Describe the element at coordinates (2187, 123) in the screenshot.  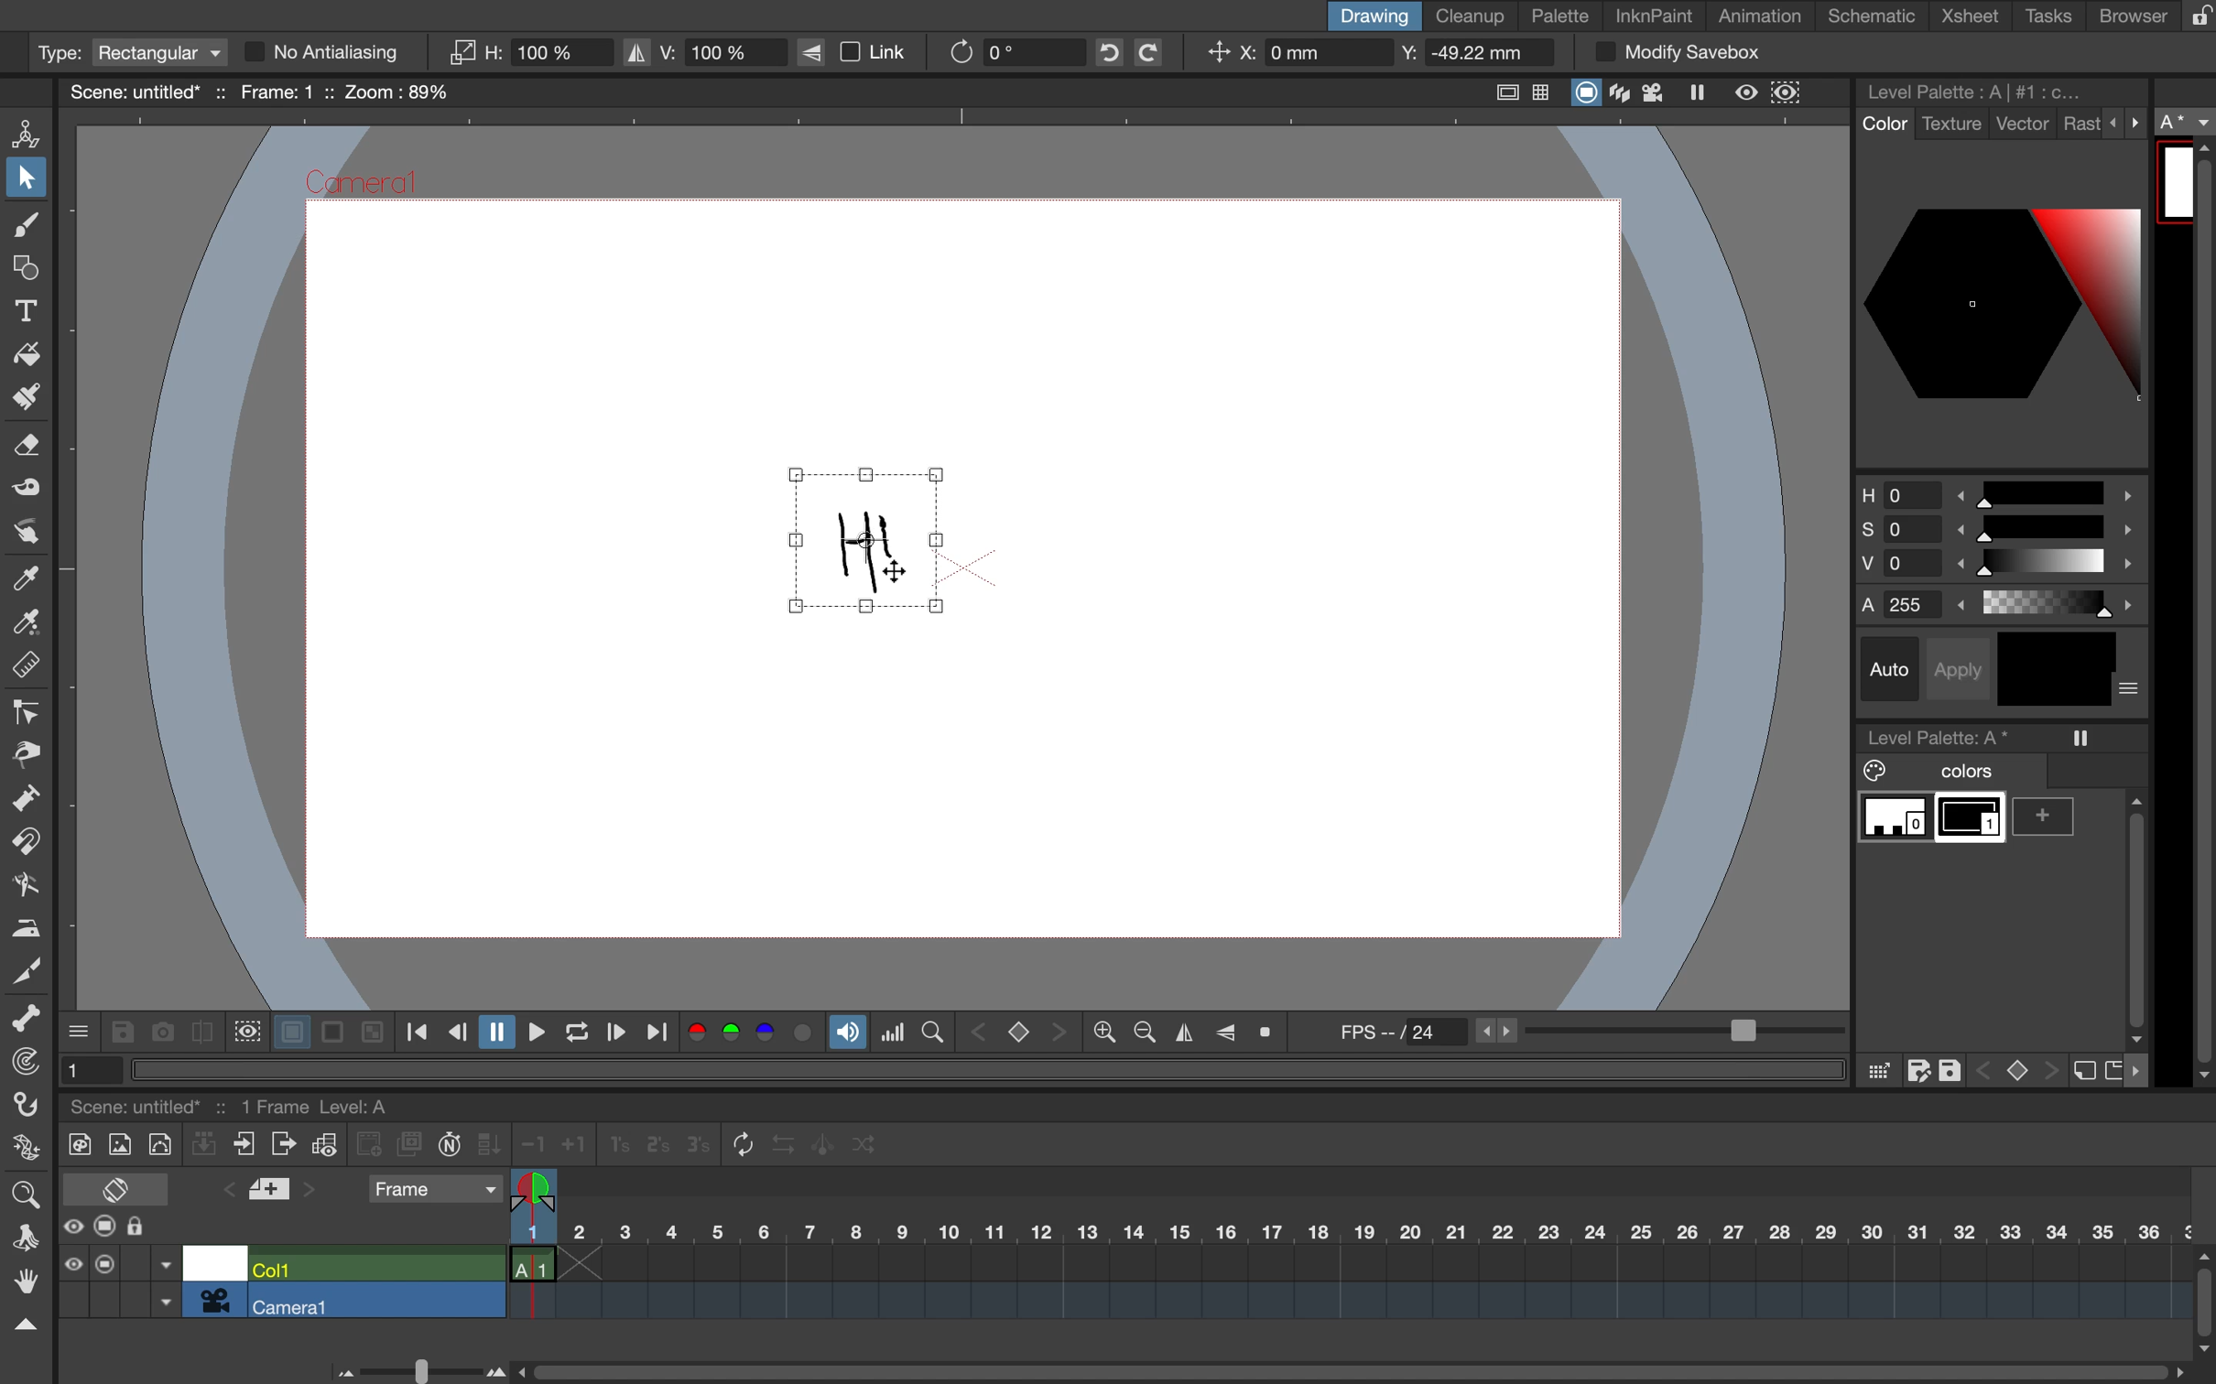
I see `a` at that location.